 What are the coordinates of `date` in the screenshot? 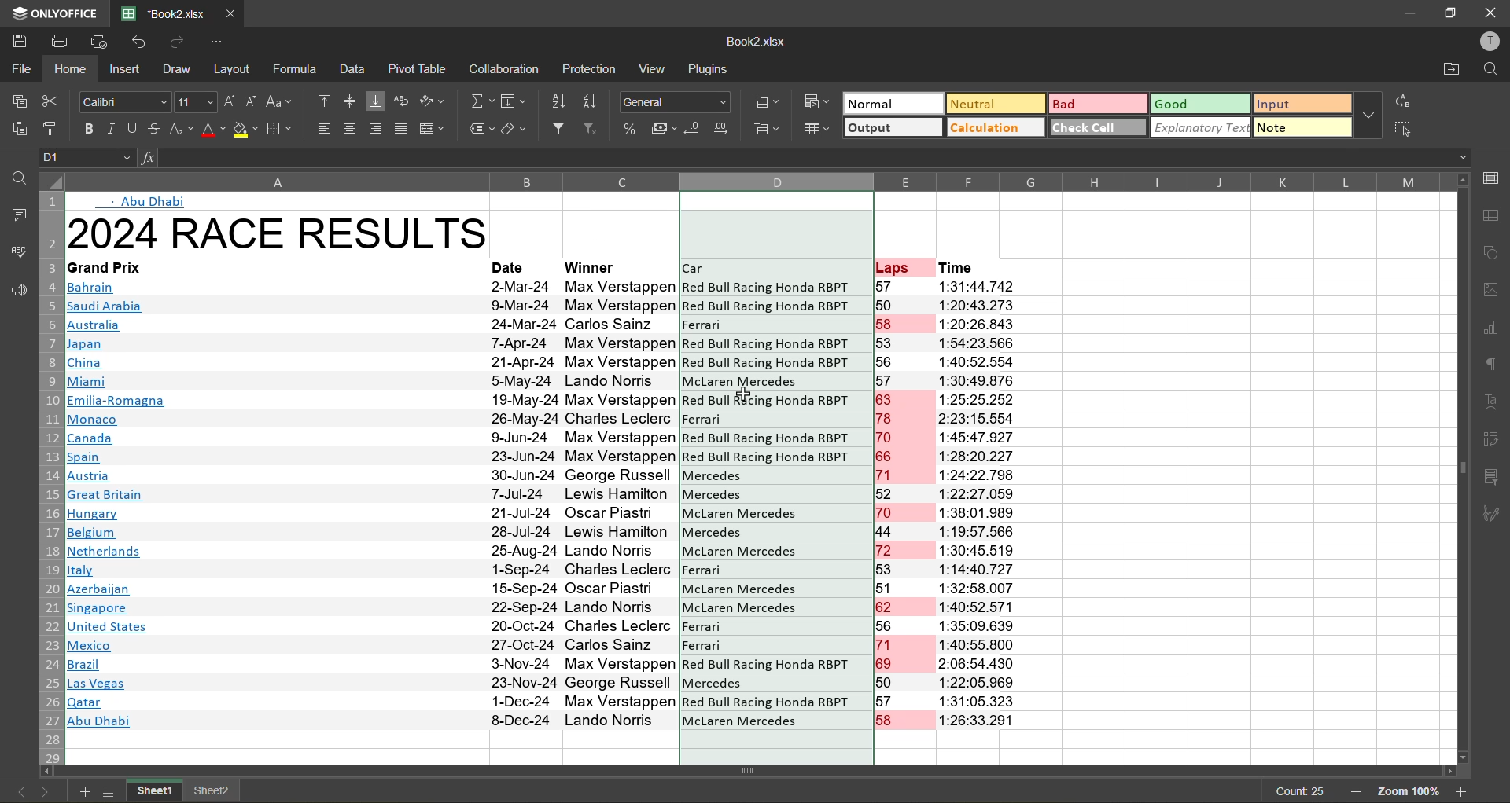 It's located at (514, 266).